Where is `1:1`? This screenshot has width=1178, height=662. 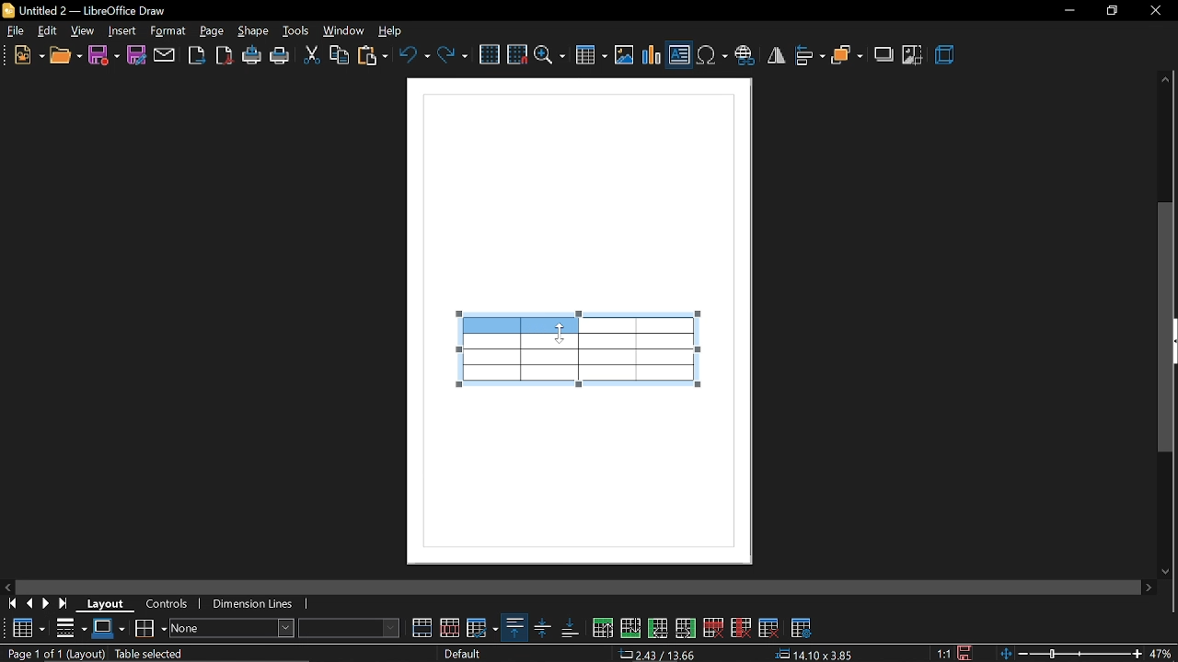 1:1 is located at coordinates (942, 654).